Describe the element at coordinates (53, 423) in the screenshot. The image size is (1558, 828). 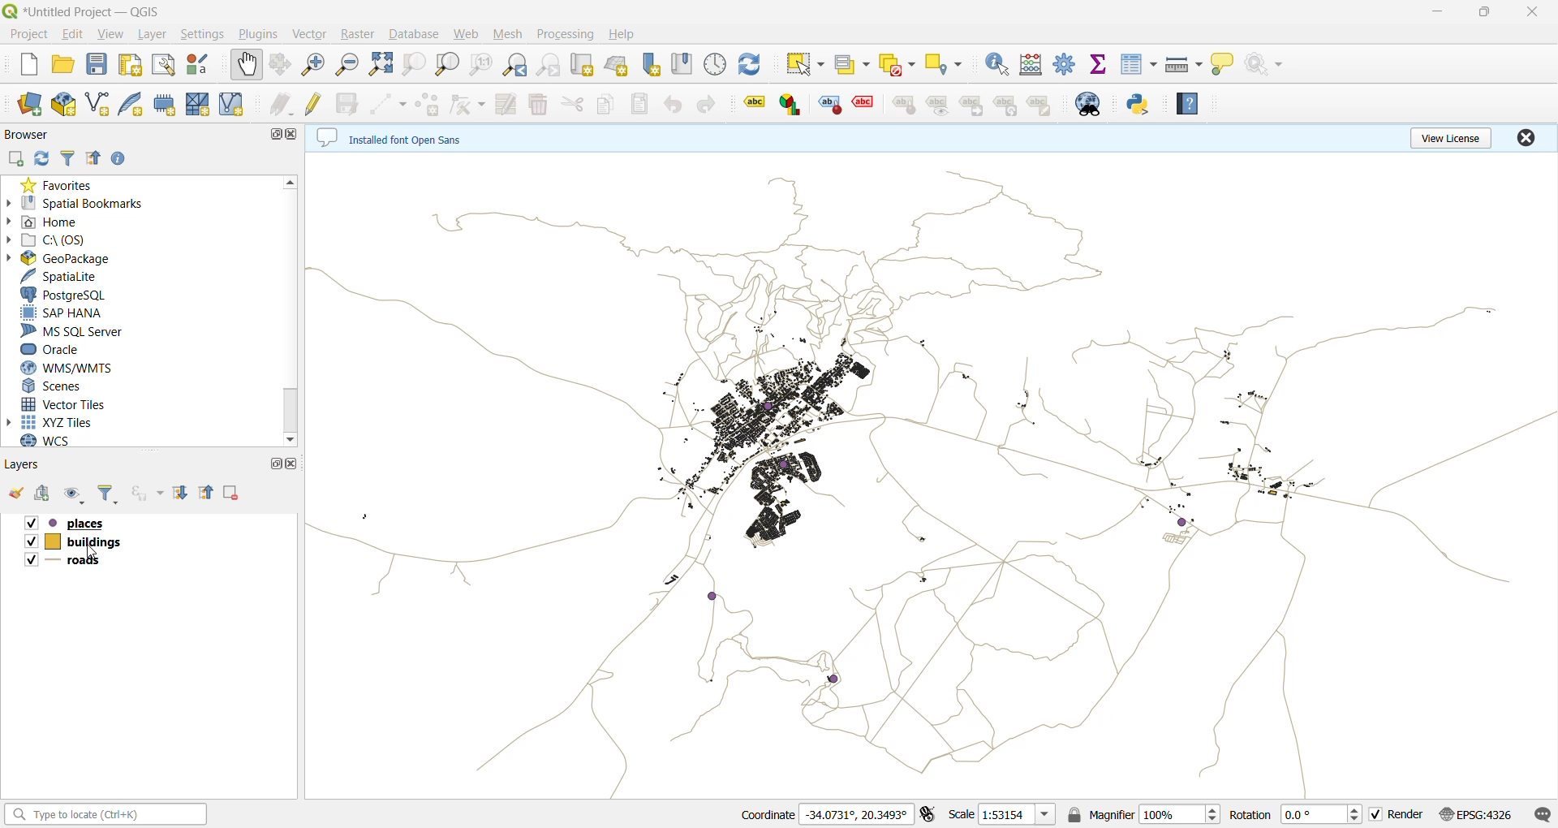
I see `xyz tiles` at that location.